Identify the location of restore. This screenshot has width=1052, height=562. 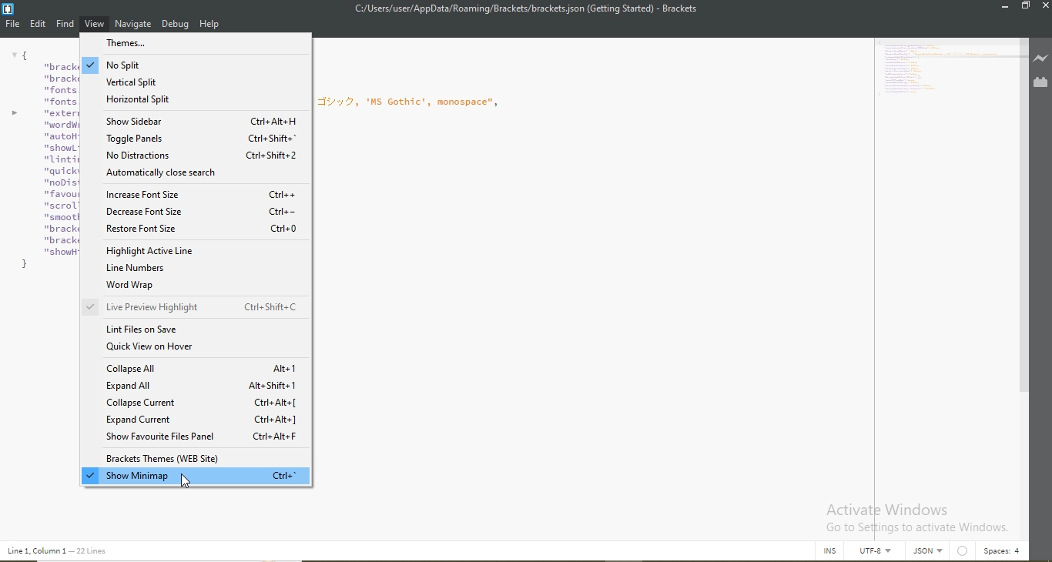
(1026, 7).